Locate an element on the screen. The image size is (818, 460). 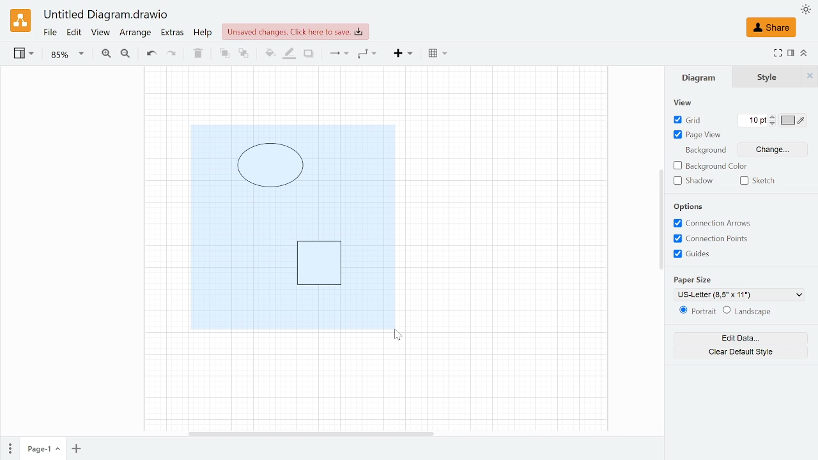
 is located at coordinates (699, 79).